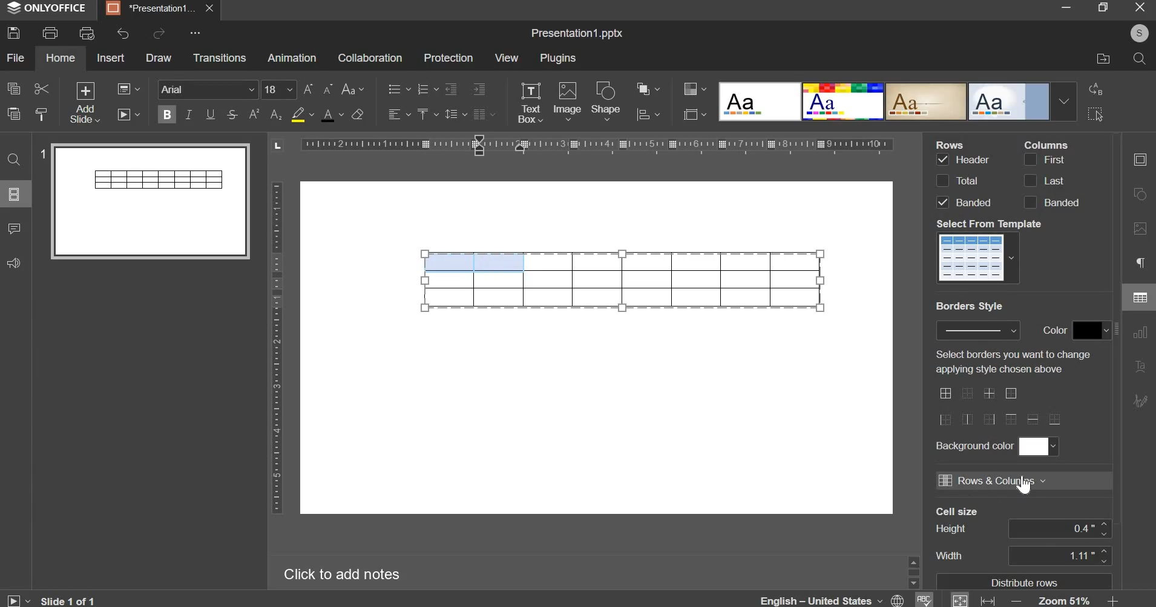  What do you see at coordinates (231, 114) in the screenshot?
I see `strikethrough` at bounding box center [231, 114].